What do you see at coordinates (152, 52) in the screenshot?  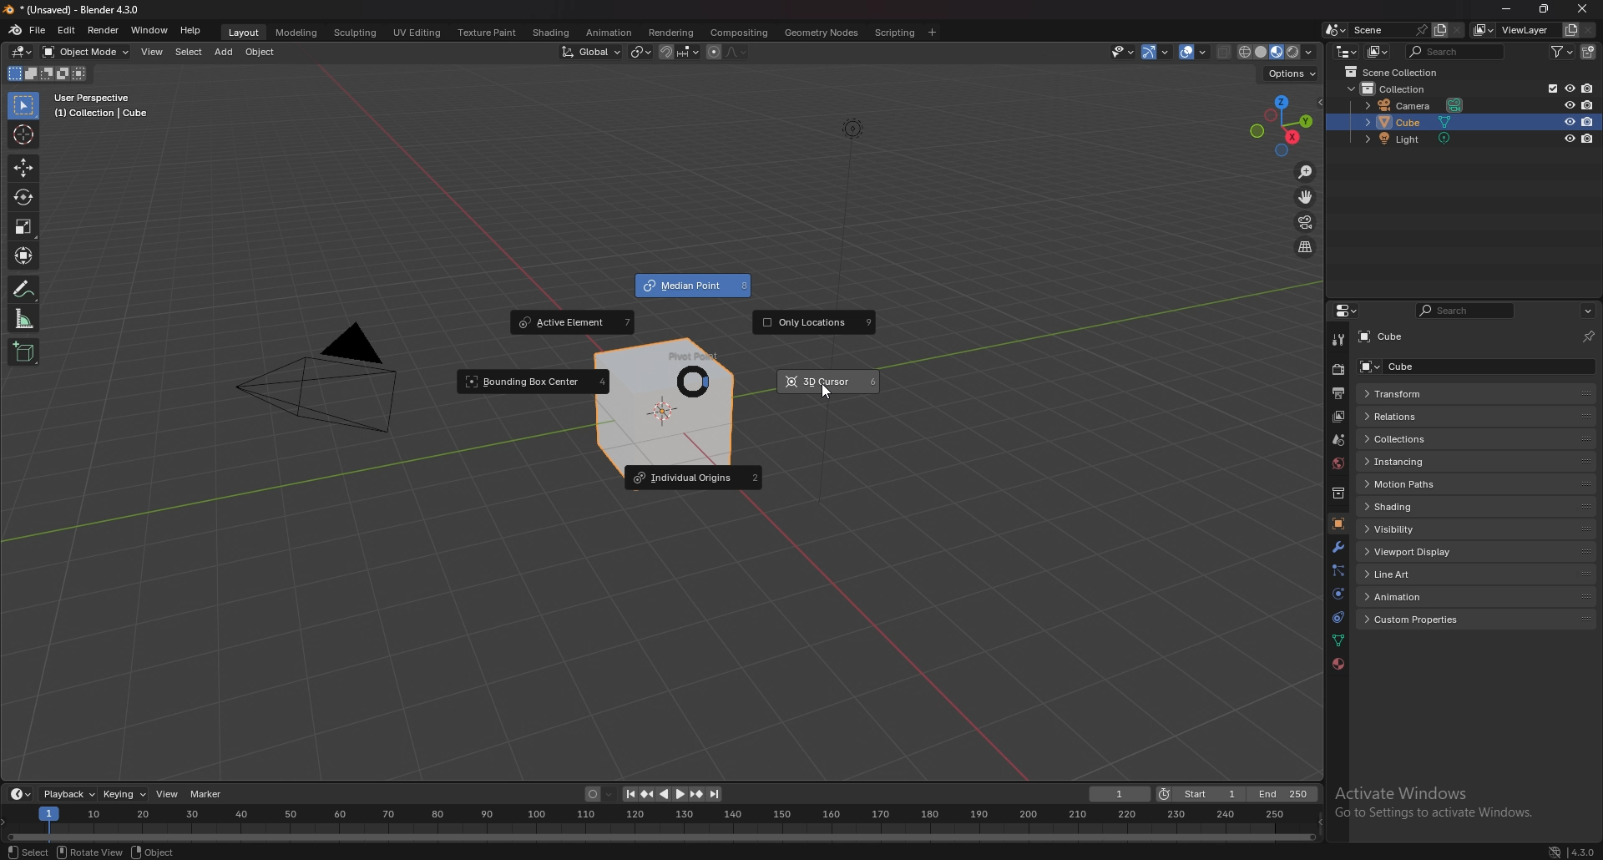 I see `view` at bounding box center [152, 52].